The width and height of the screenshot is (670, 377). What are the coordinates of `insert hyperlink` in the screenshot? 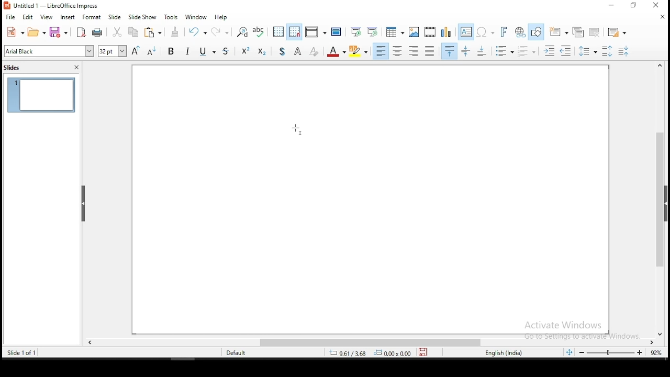 It's located at (519, 31).